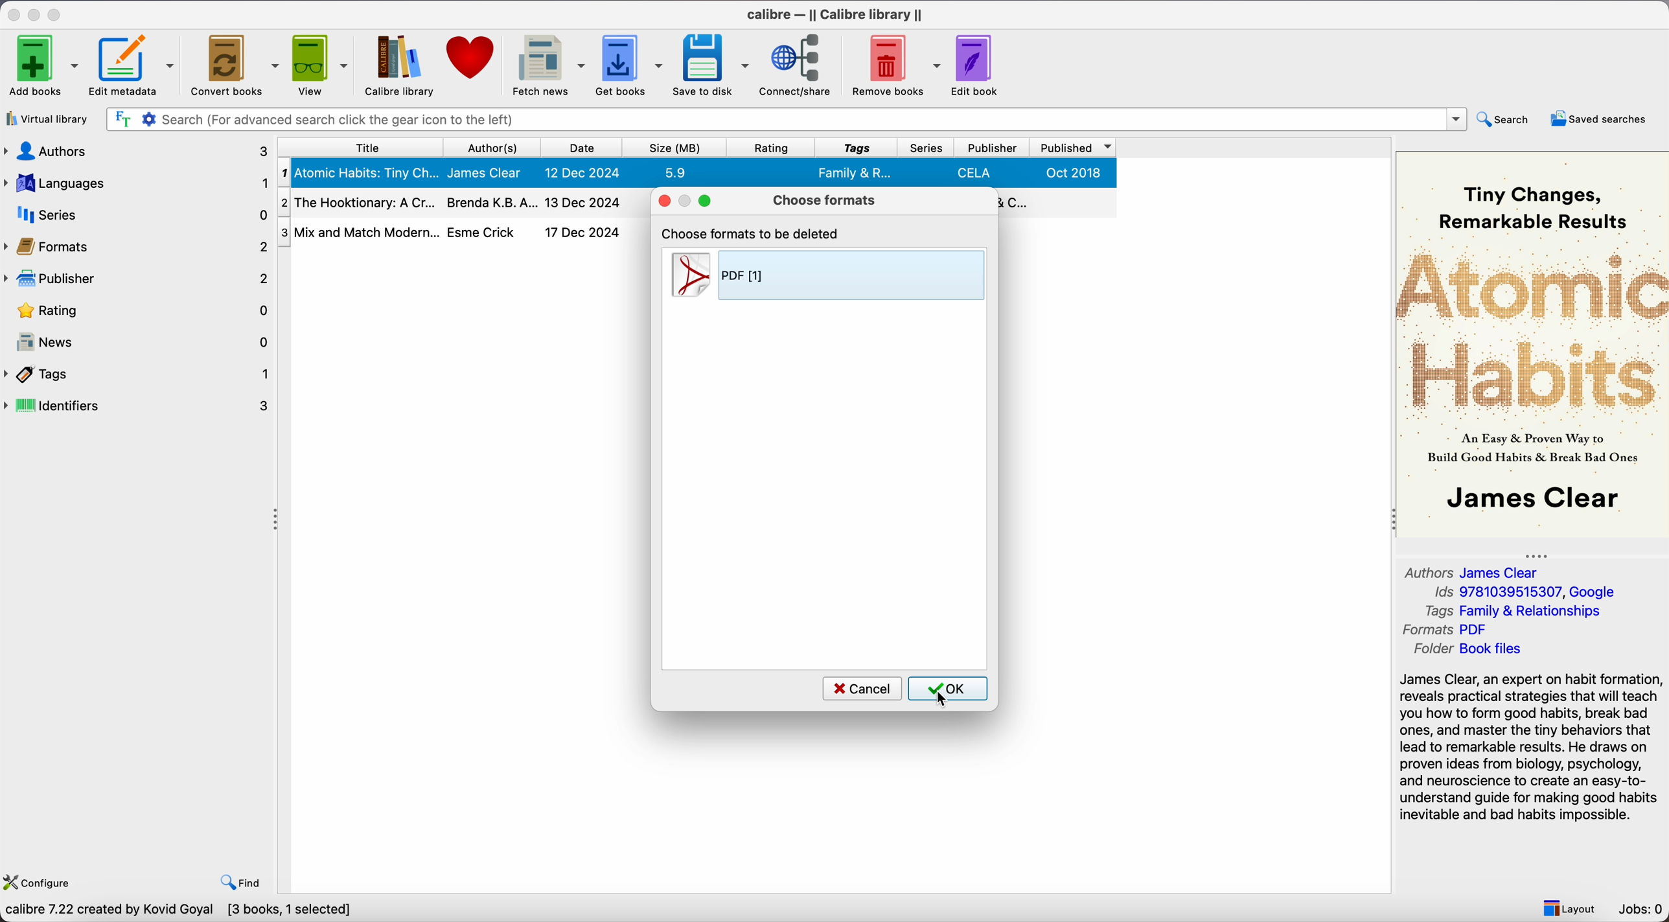 The height and width of the screenshot is (922, 1669). Describe the element at coordinates (491, 201) in the screenshot. I see `Brenda K.B.A...` at that location.